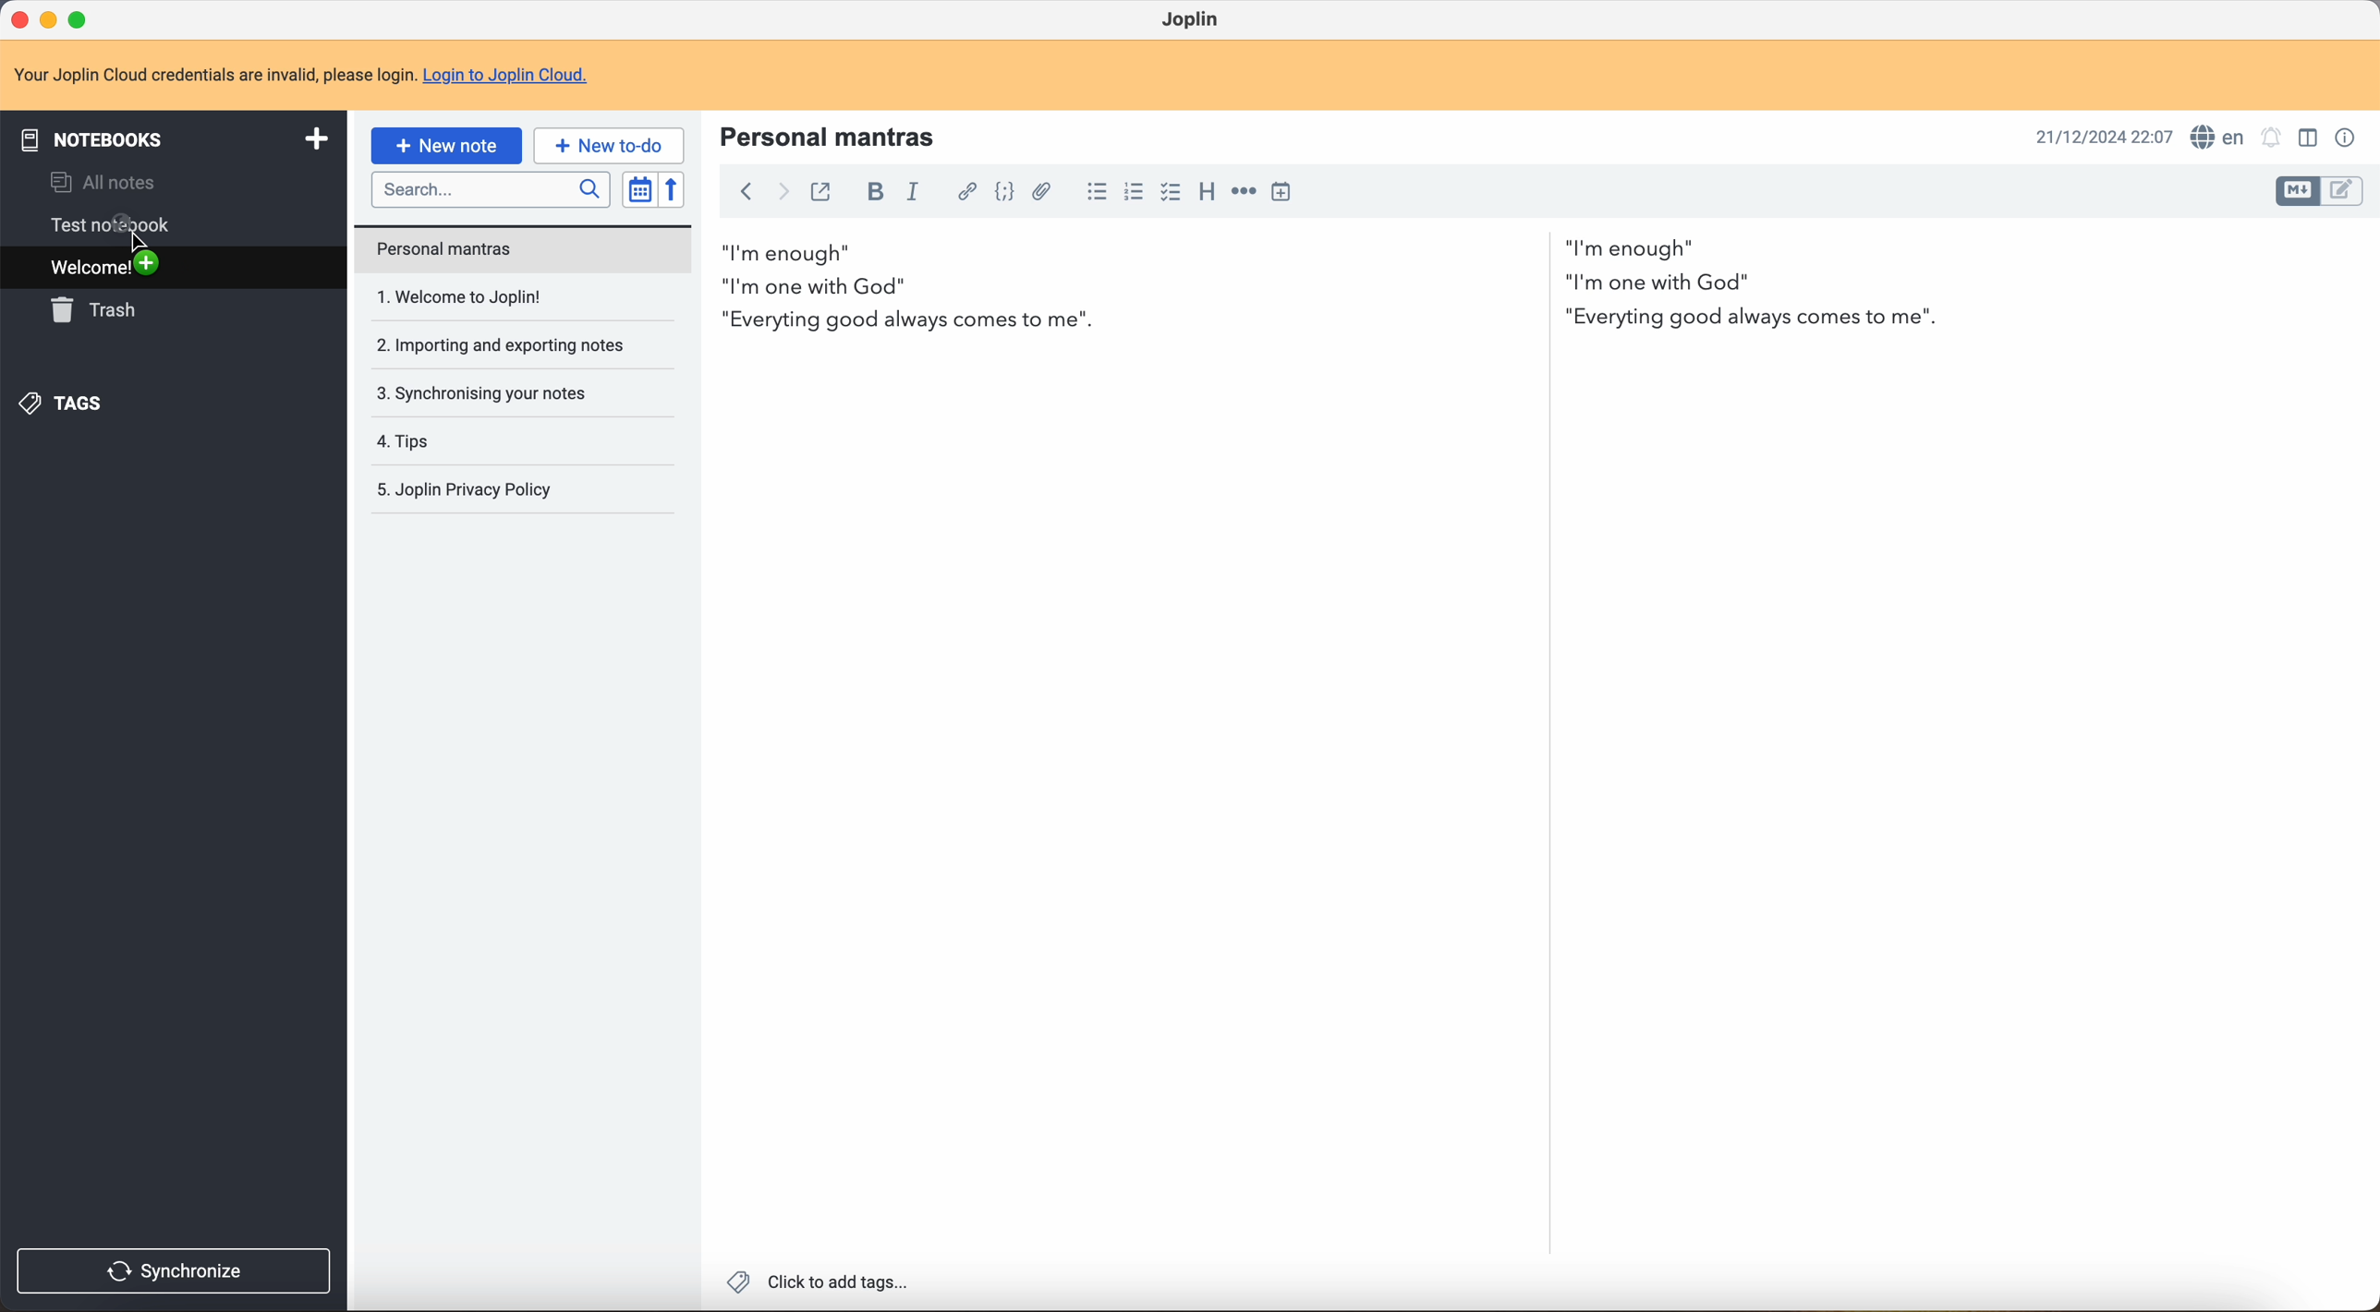  I want to click on test notebook, so click(120, 225).